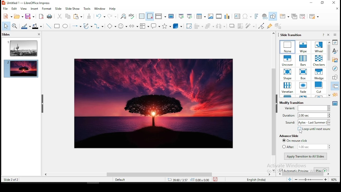 Image resolution: width=341 pixels, height=192 pixels. Describe the element at coordinates (318, 74) in the screenshot. I see `transition effects` at that location.